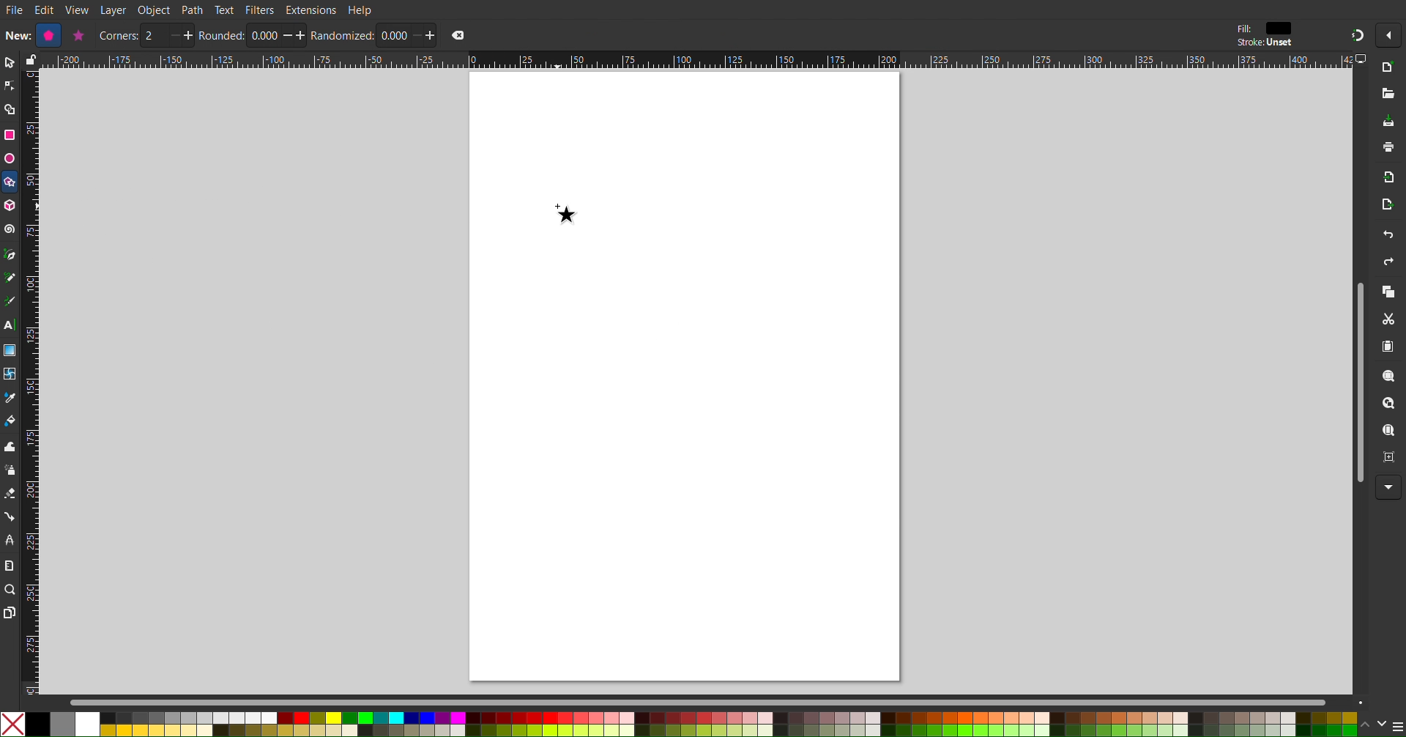 This screenshot has width=1406, height=737. Describe the element at coordinates (718, 702) in the screenshot. I see `Scrollbar` at that location.